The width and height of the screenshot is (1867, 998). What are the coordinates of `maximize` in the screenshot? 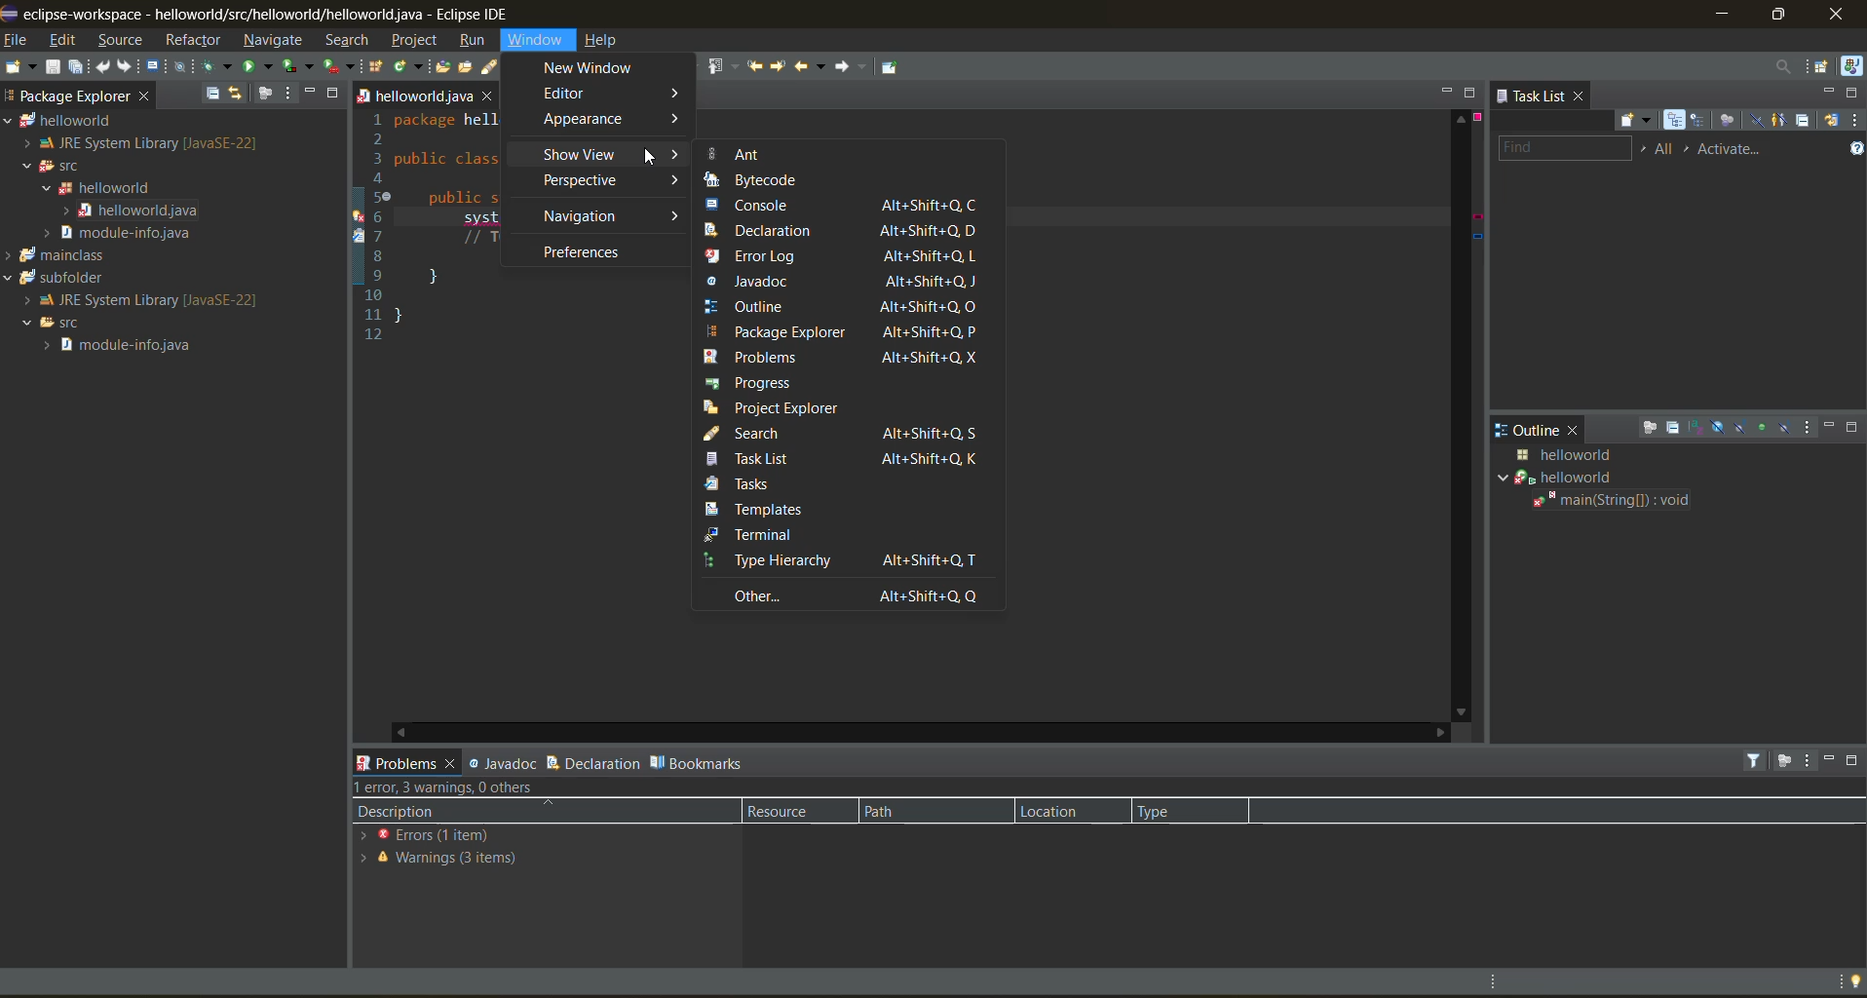 It's located at (1779, 17).